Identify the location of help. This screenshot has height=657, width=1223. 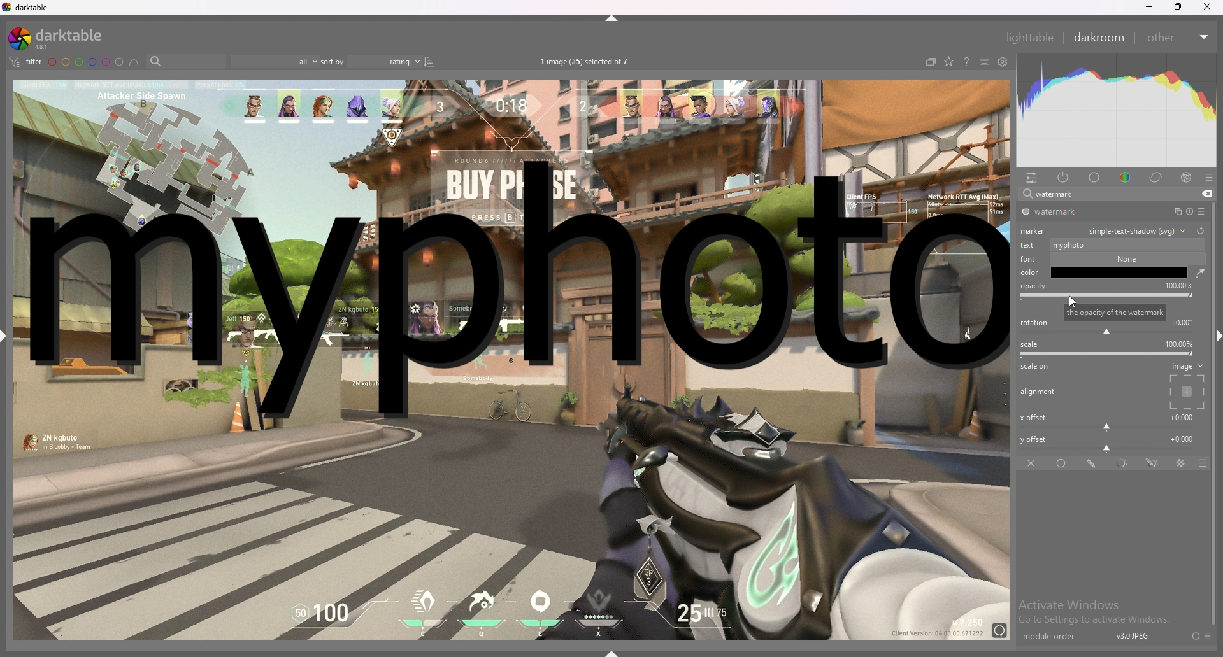
(966, 63).